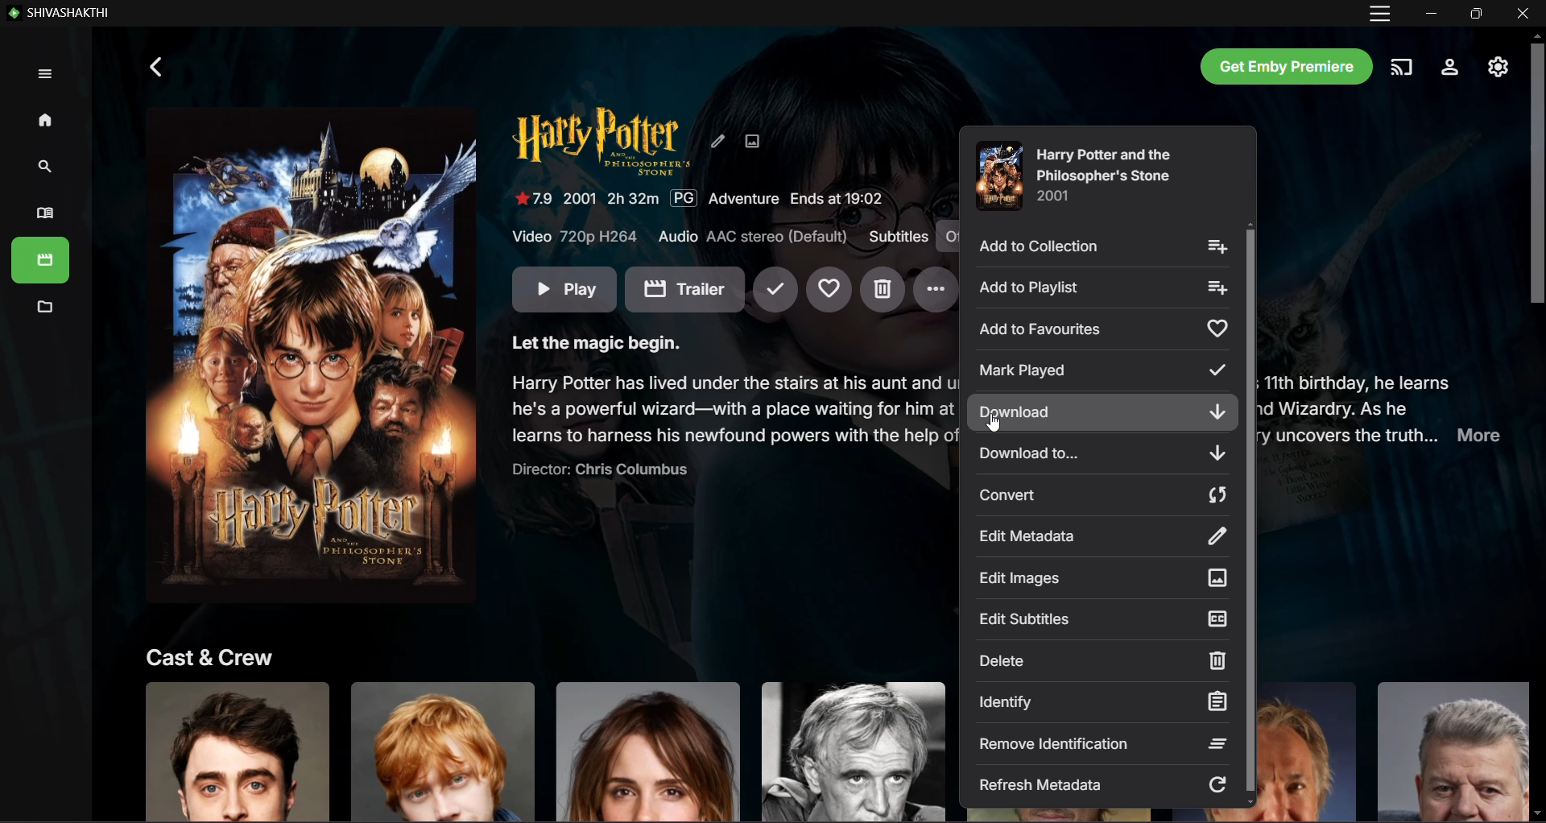 Image resolution: width=1546 pixels, height=823 pixels. Describe the element at coordinates (1103, 286) in the screenshot. I see `Add to Playlist` at that location.